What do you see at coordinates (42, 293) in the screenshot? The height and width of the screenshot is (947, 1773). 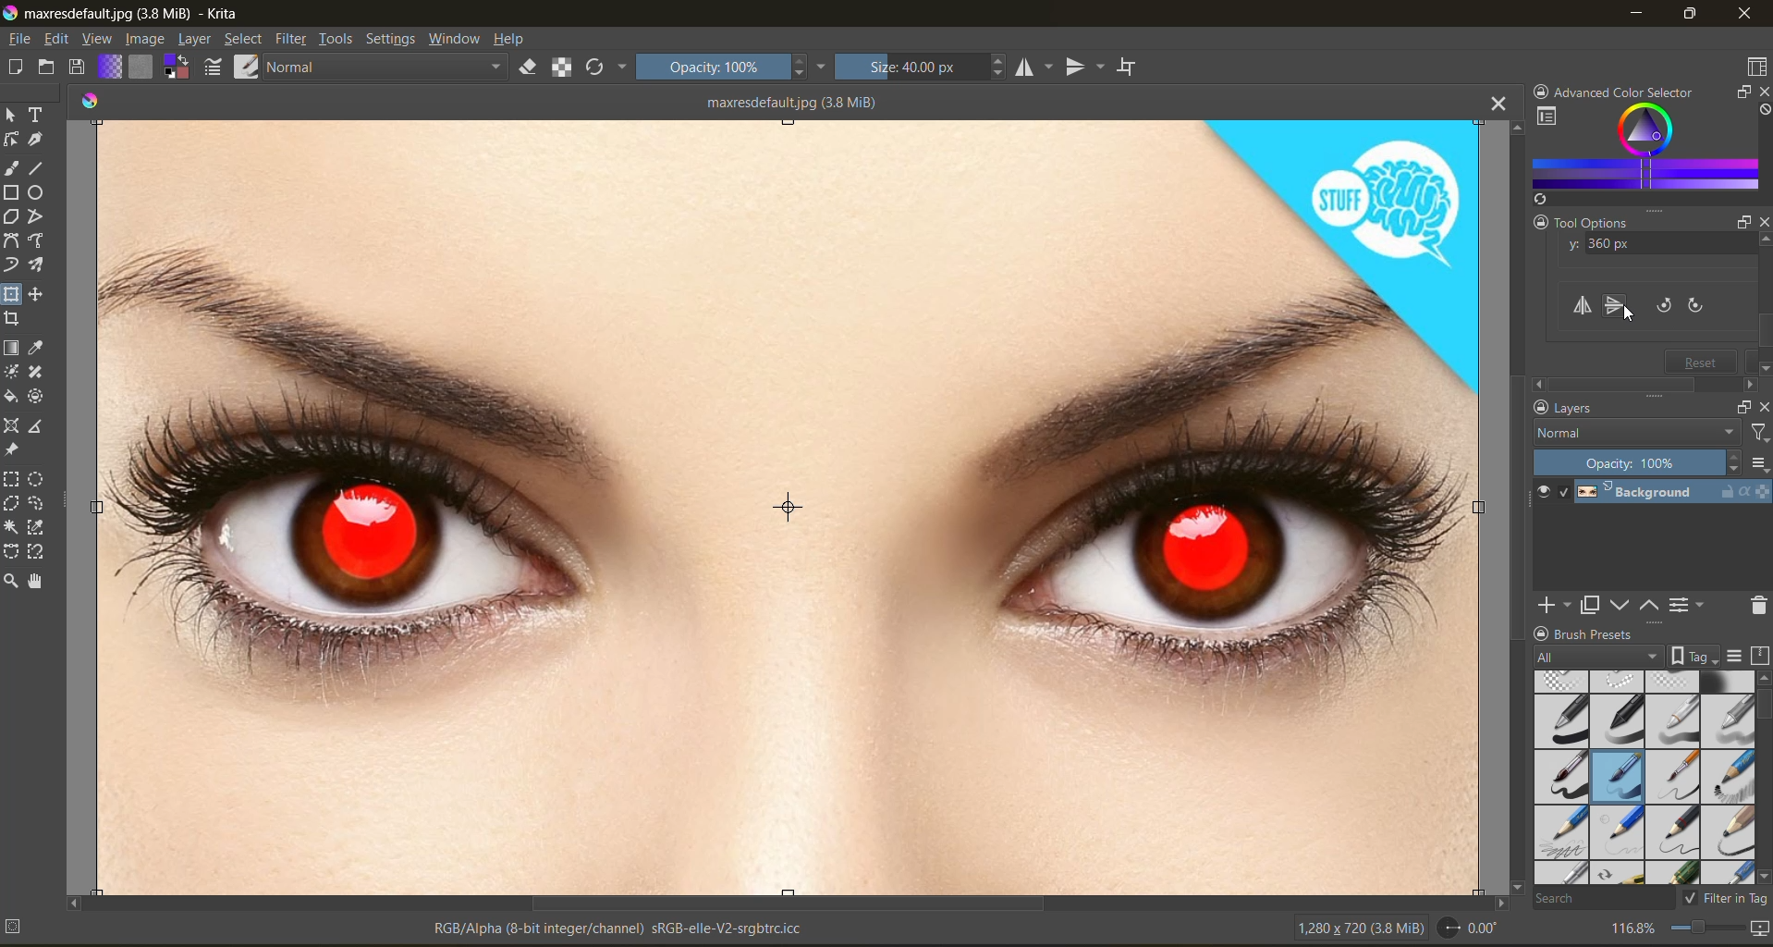 I see `tool` at bounding box center [42, 293].